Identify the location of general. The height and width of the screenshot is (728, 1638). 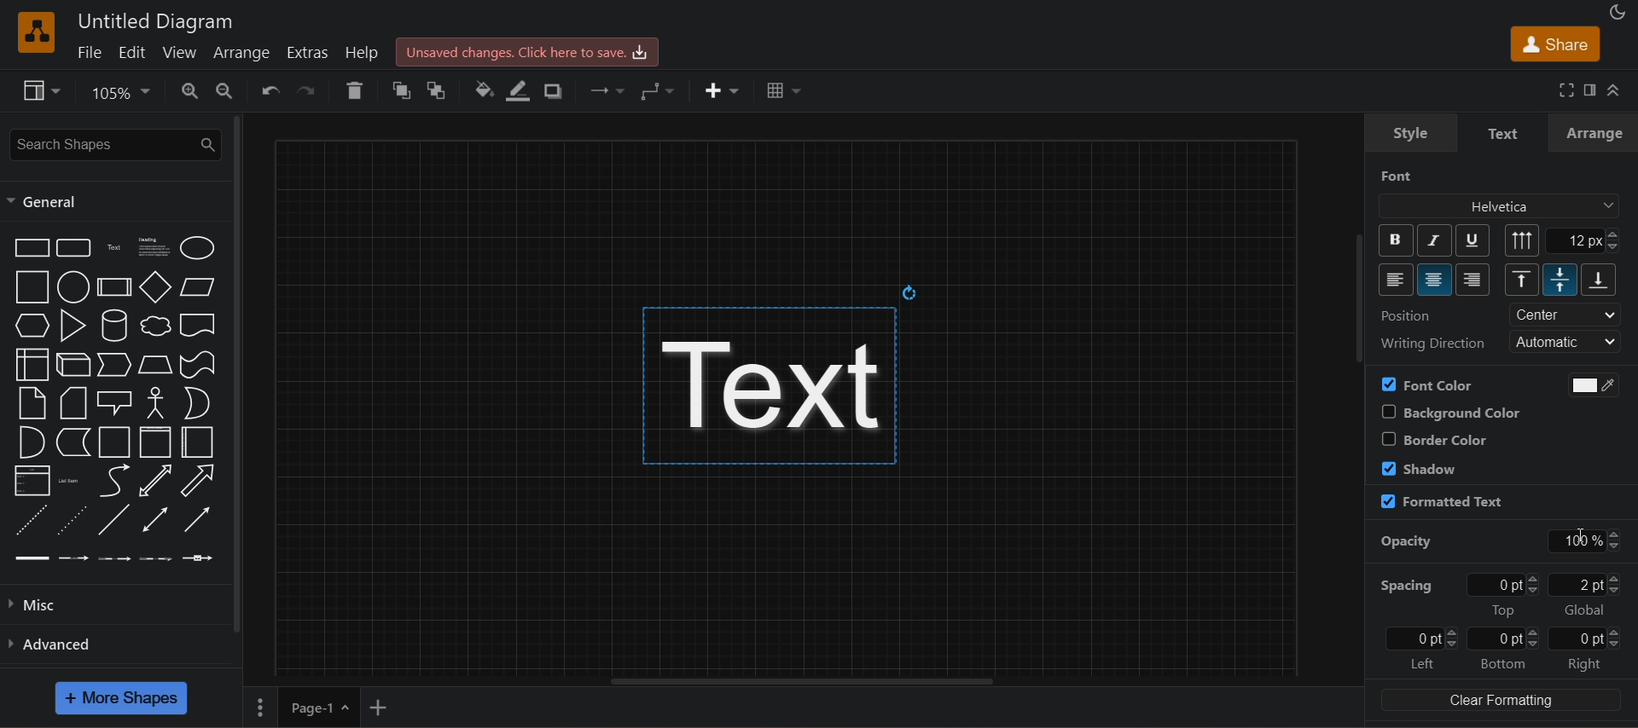
(46, 202).